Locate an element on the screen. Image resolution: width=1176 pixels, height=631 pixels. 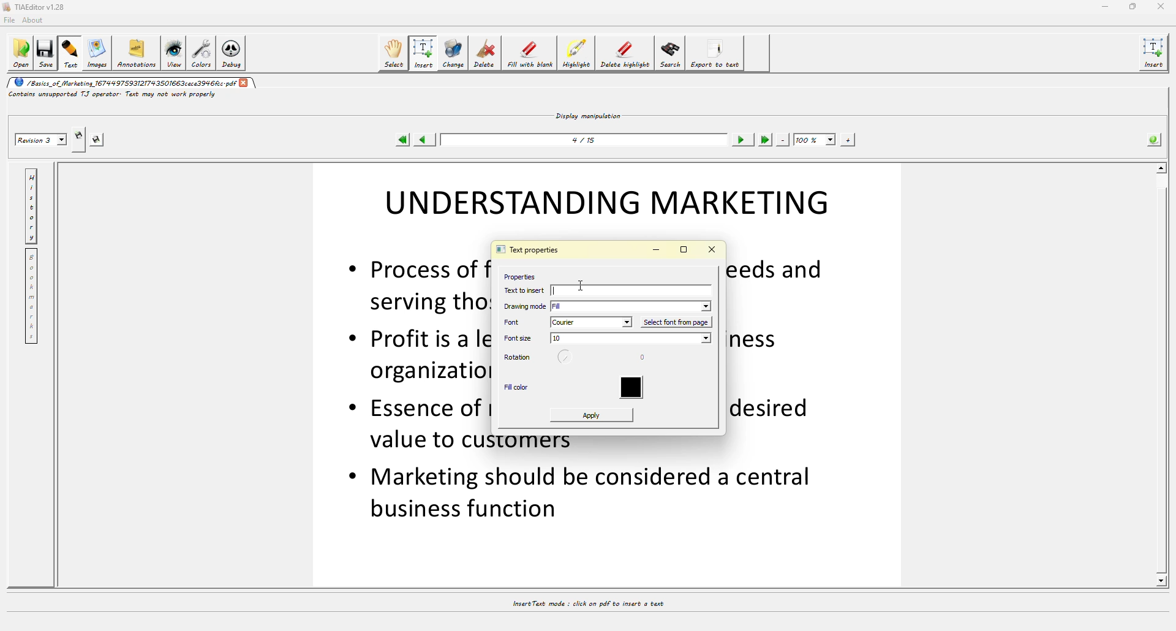
fill color is located at coordinates (517, 388).